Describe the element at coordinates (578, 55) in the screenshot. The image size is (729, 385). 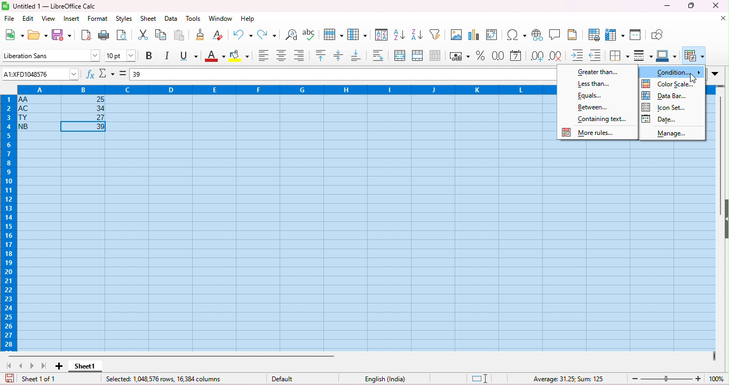
I see `increase indent` at that location.